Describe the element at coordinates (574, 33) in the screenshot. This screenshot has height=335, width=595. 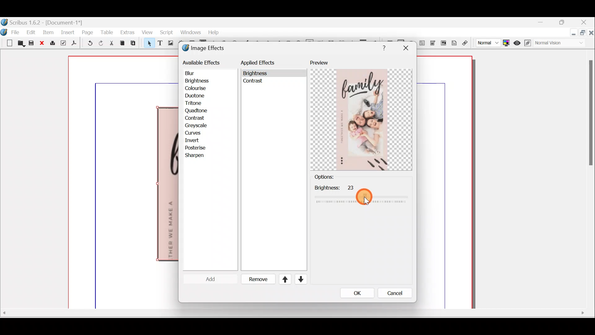
I see `Minimise` at that location.